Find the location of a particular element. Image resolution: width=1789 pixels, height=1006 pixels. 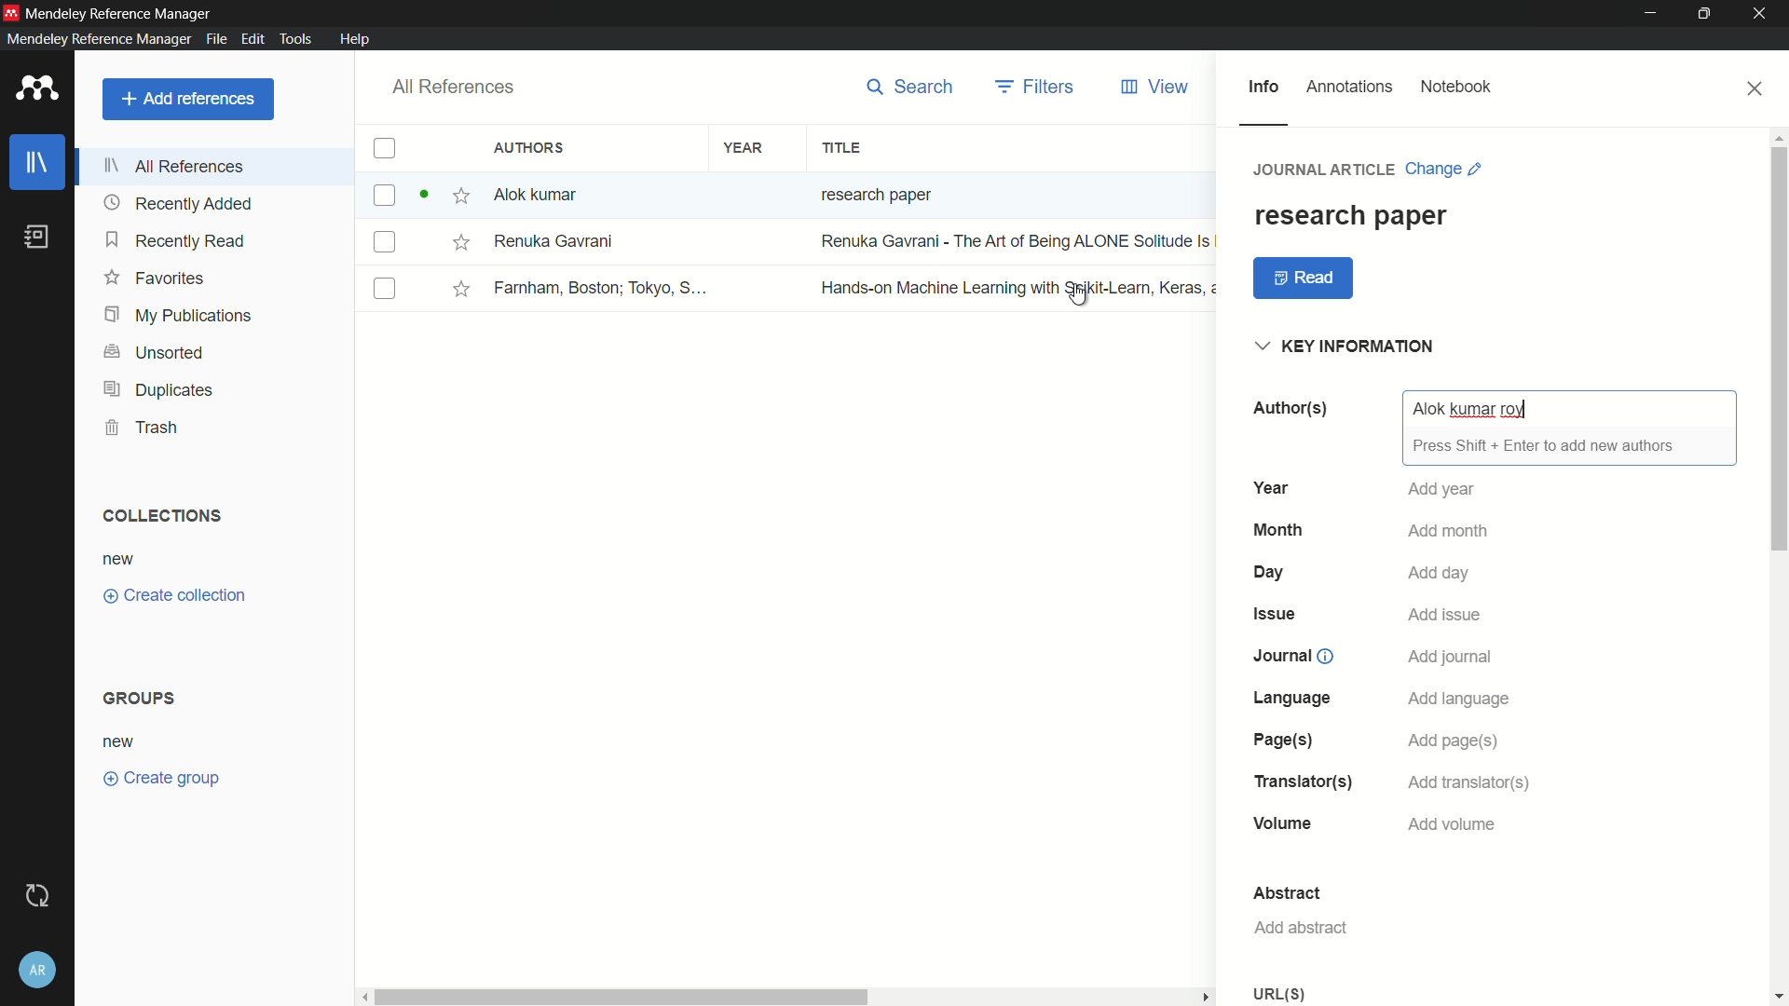

issue is located at coordinates (1273, 615).